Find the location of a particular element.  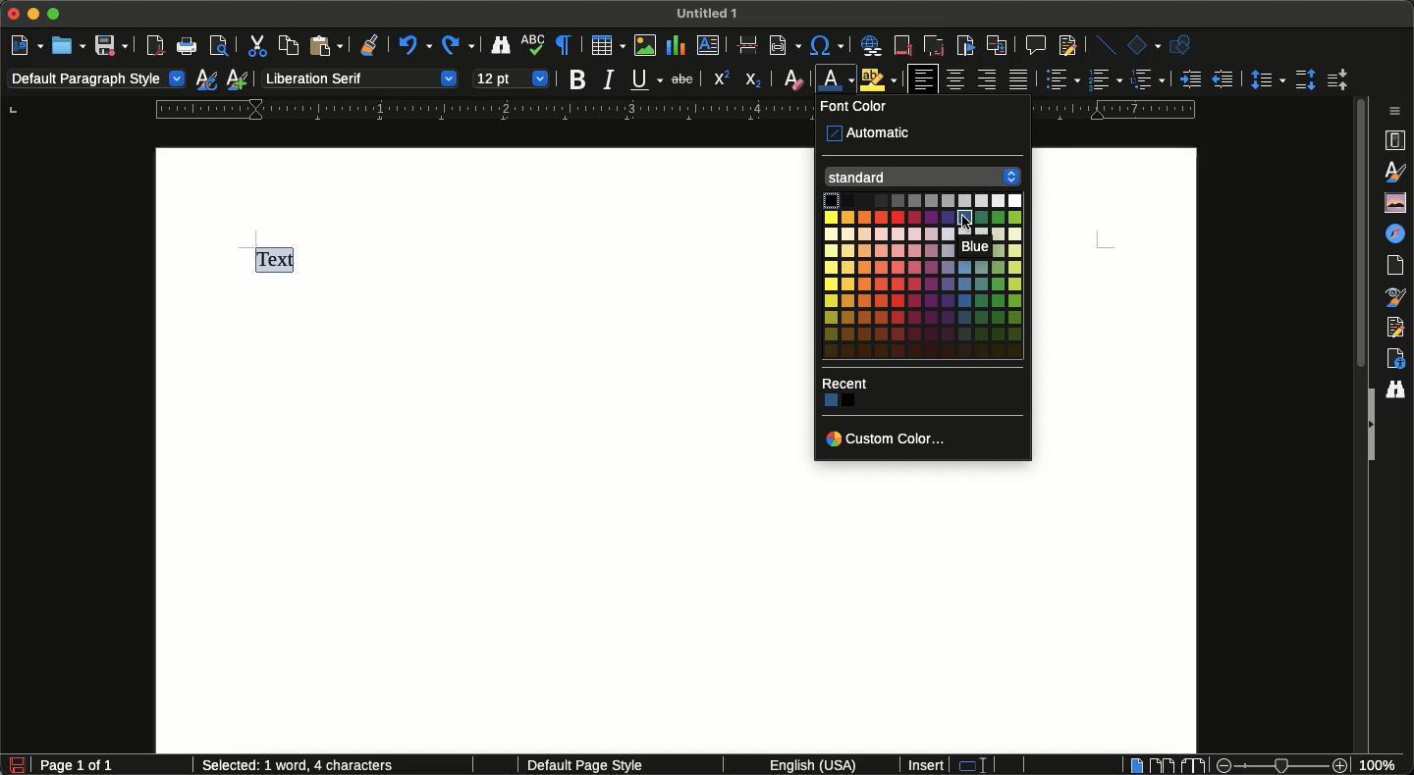

Insert line is located at coordinates (1106, 45).